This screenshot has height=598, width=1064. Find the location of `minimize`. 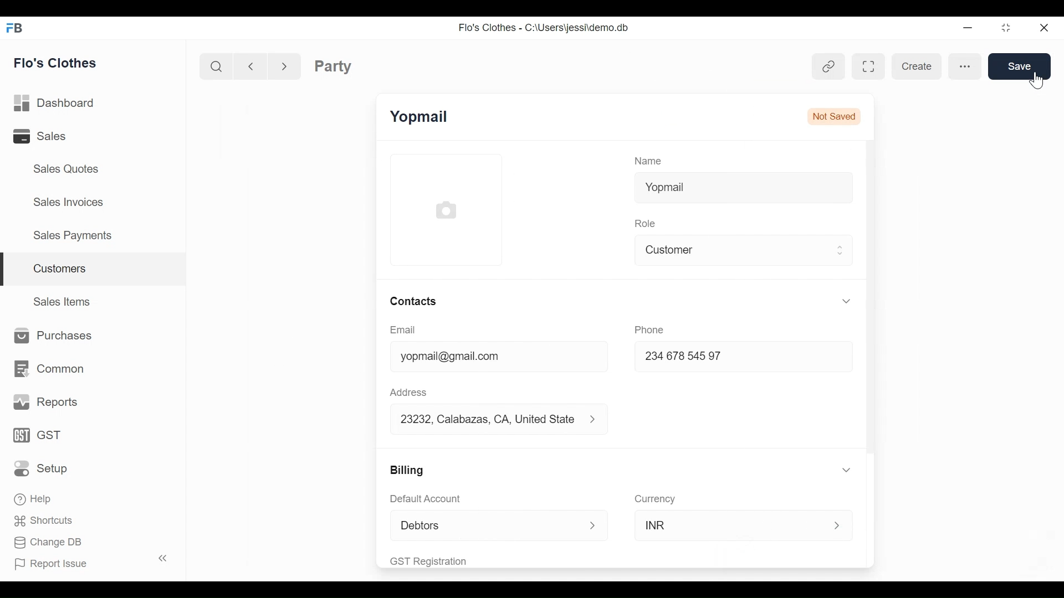

minimize is located at coordinates (966, 27).